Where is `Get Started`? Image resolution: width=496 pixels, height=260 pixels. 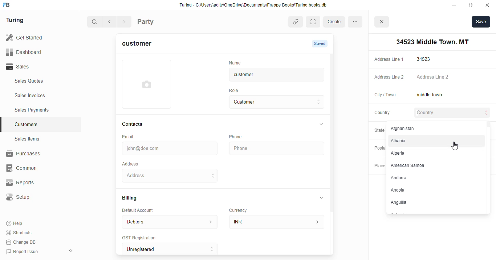 Get Started is located at coordinates (34, 38).